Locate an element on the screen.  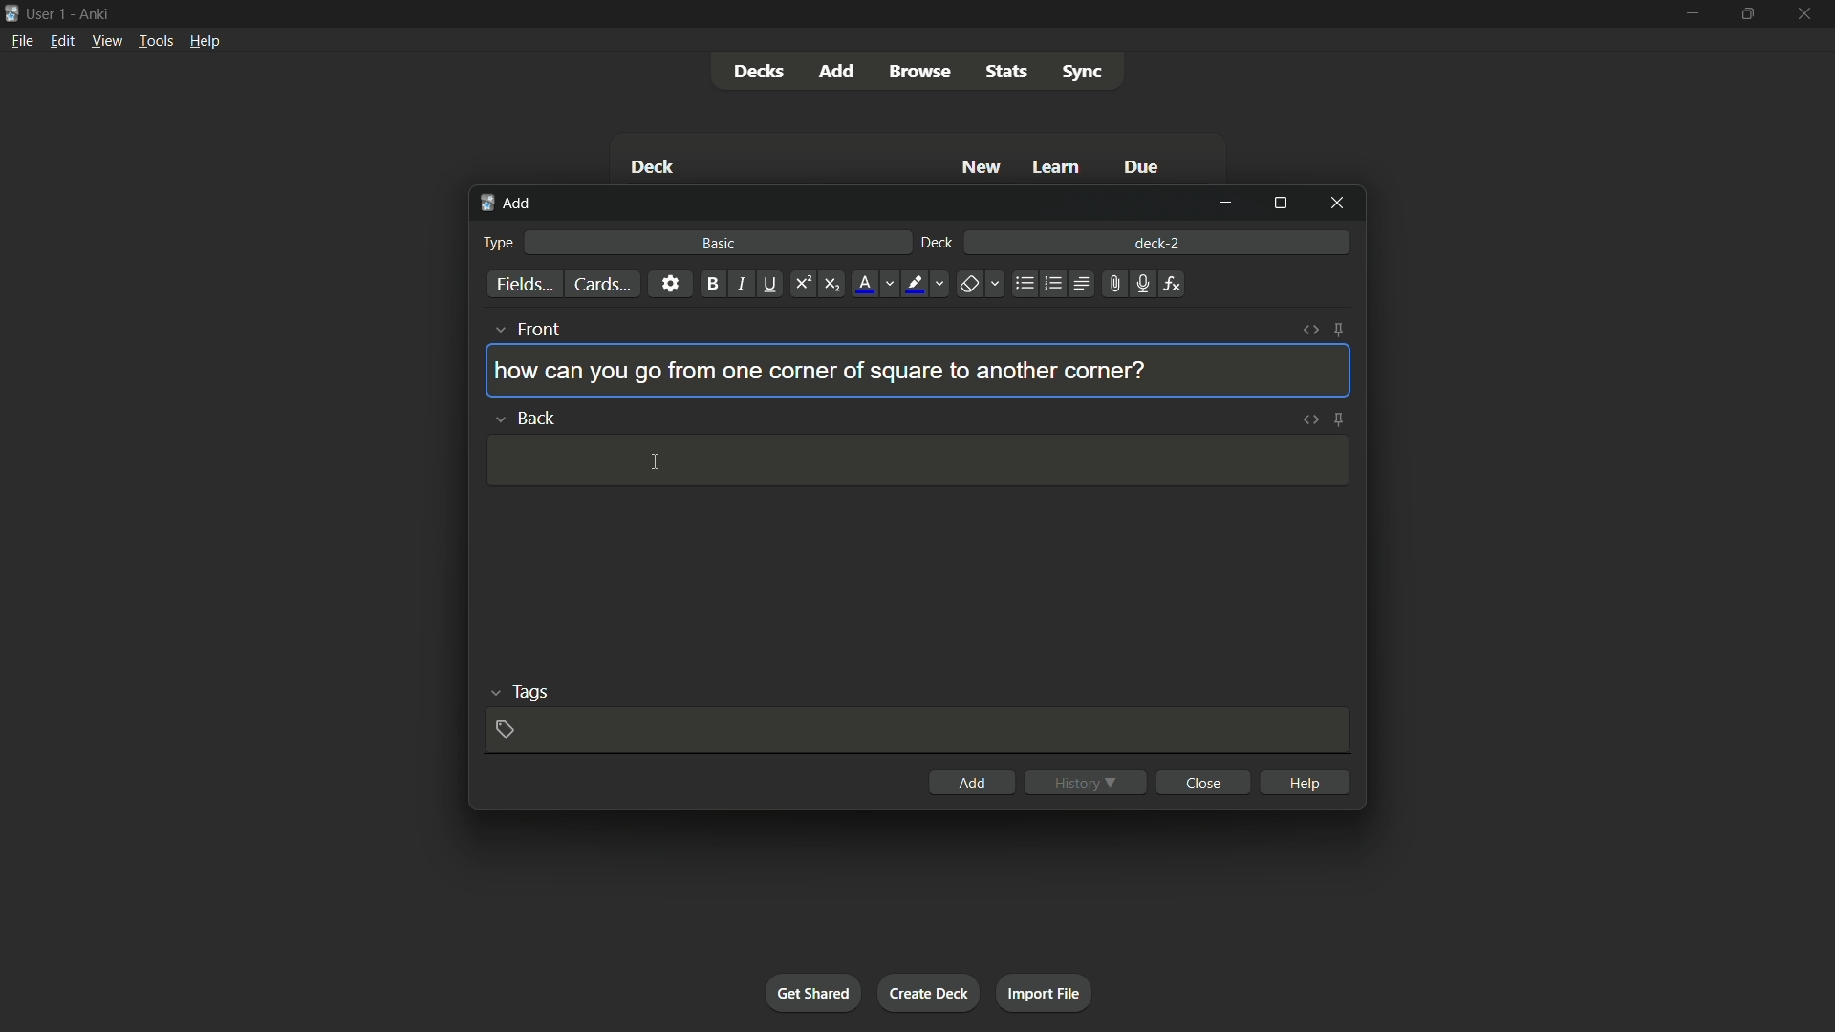
font color is located at coordinates (873, 286).